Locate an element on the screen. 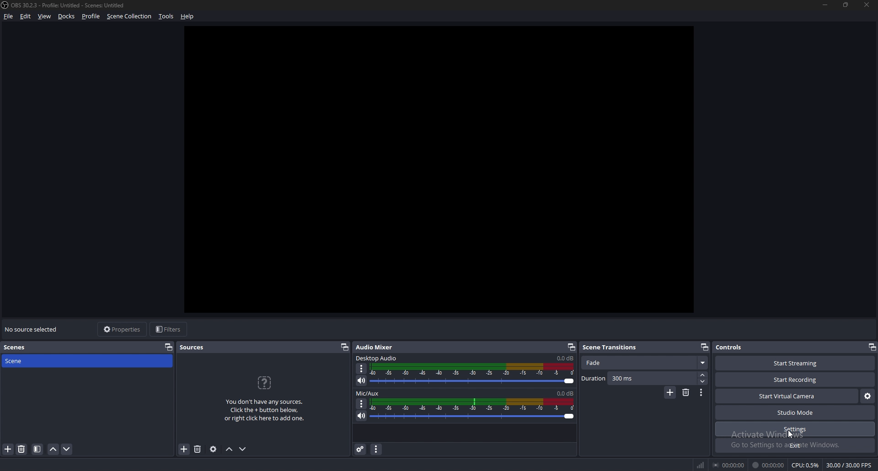 This screenshot has height=471, width=878. options is located at coordinates (361, 369).